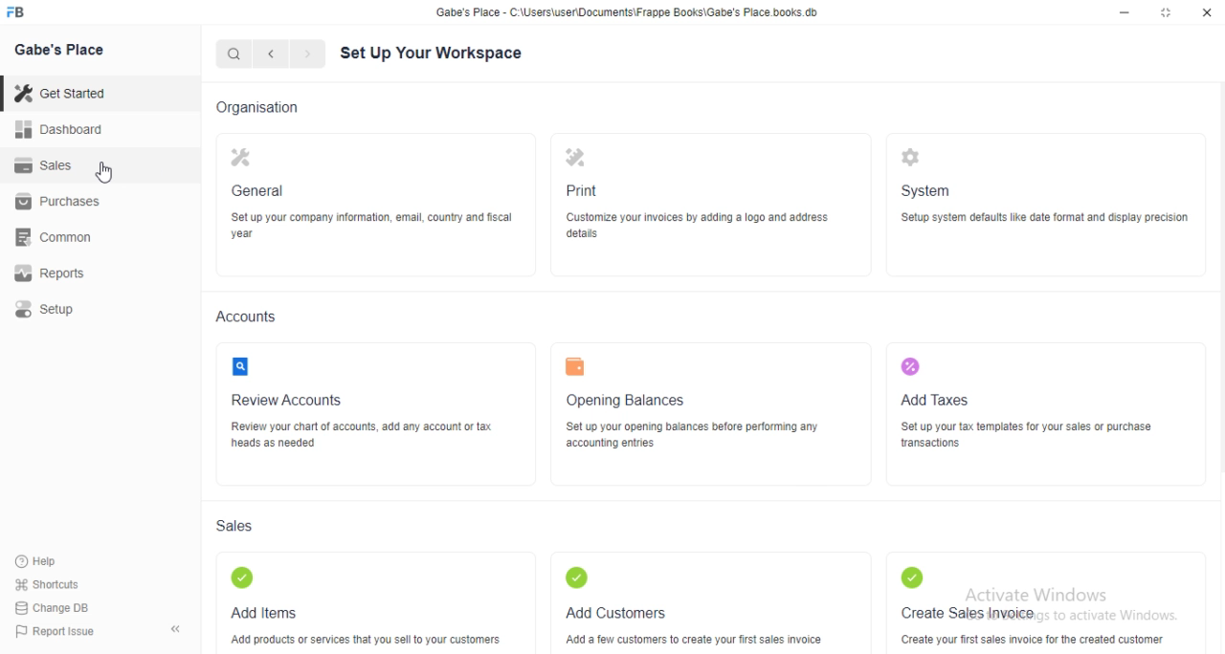 Image resolution: width=1225 pixels, height=654 pixels. Describe the element at coordinates (576, 158) in the screenshot. I see `print icon` at that location.